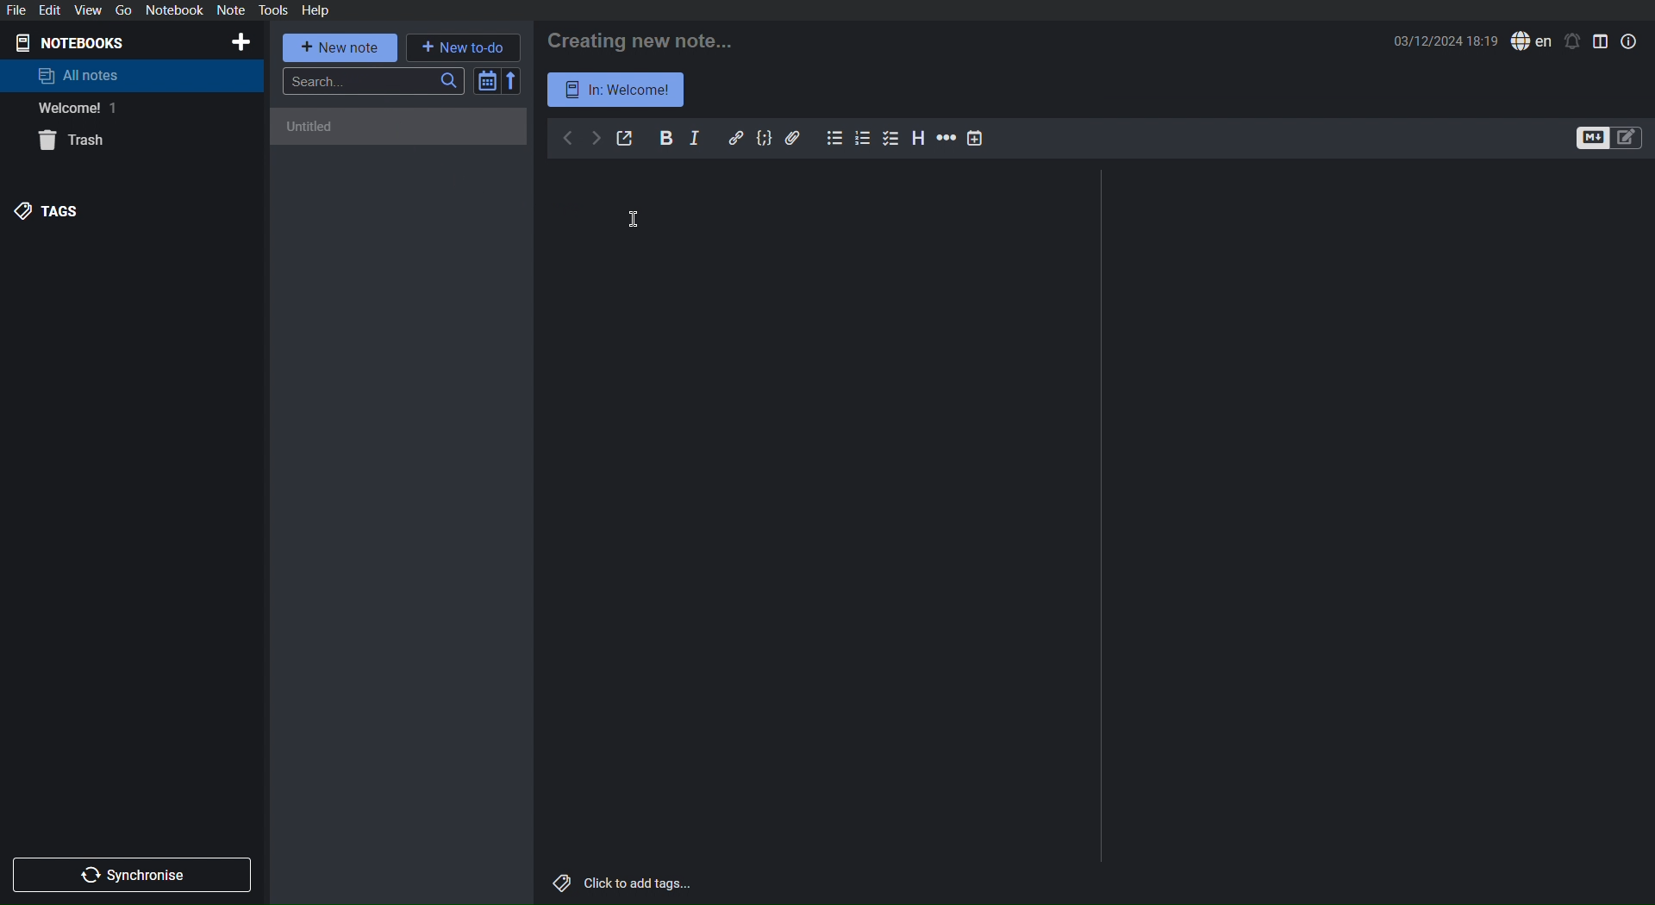 Image resolution: width=1655 pixels, height=905 pixels. I want to click on Date and Time, so click(1447, 41).